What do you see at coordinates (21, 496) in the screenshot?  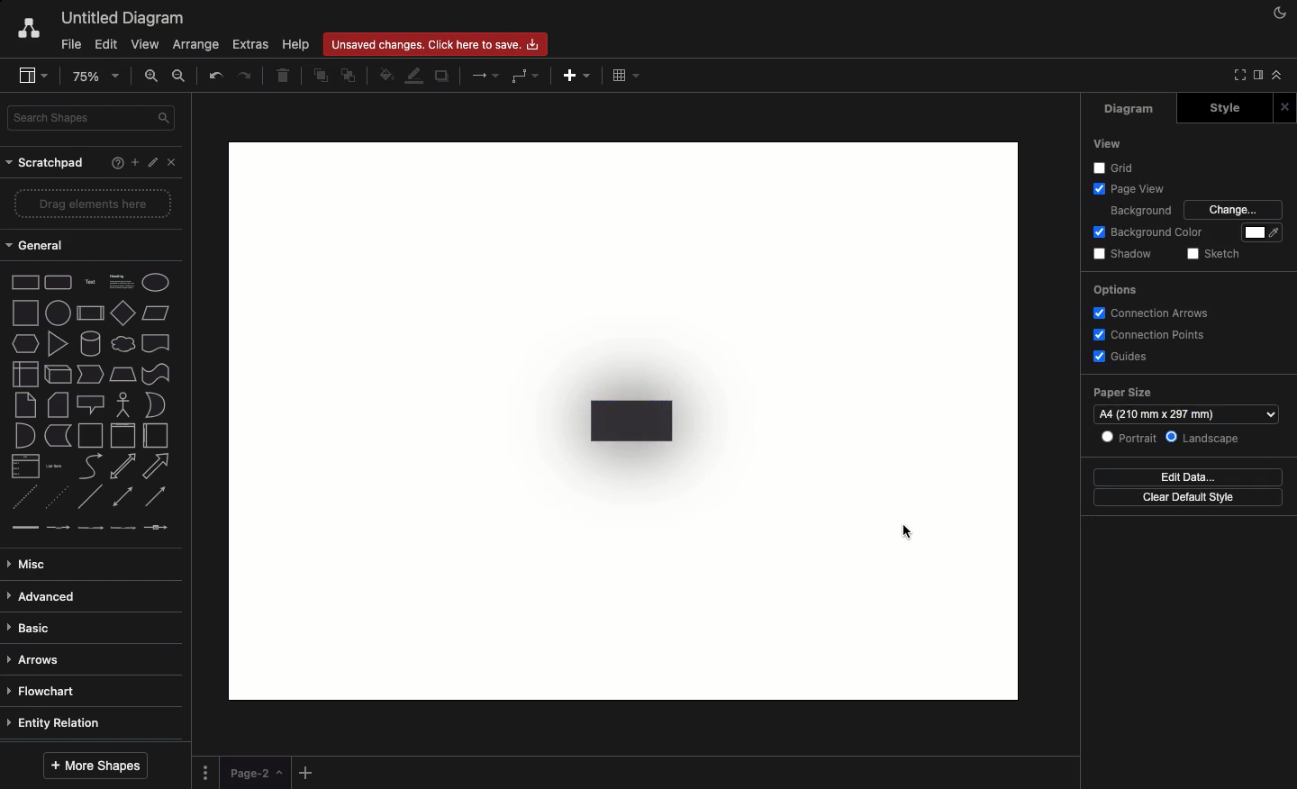 I see `dashed line` at bounding box center [21, 496].